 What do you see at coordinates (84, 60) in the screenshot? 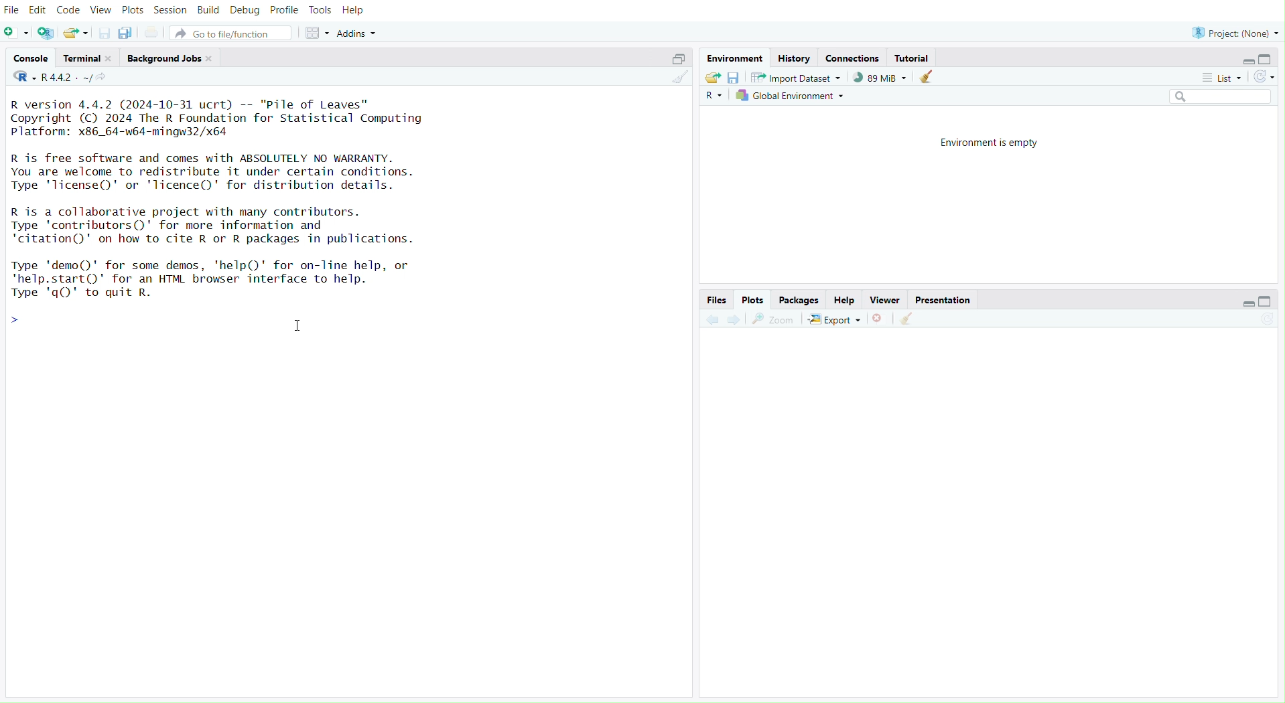
I see `Terminal` at bounding box center [84, 60].